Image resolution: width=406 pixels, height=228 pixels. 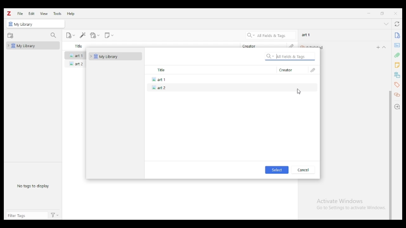 What do you see at coordinates (83, 35) in the screenshot?
I see `add item(s) by identifier` at bounding box center [83, 35].